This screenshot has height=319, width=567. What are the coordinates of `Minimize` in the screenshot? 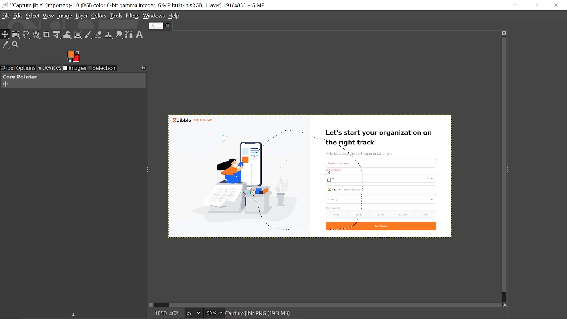 It's located at (514, 4).